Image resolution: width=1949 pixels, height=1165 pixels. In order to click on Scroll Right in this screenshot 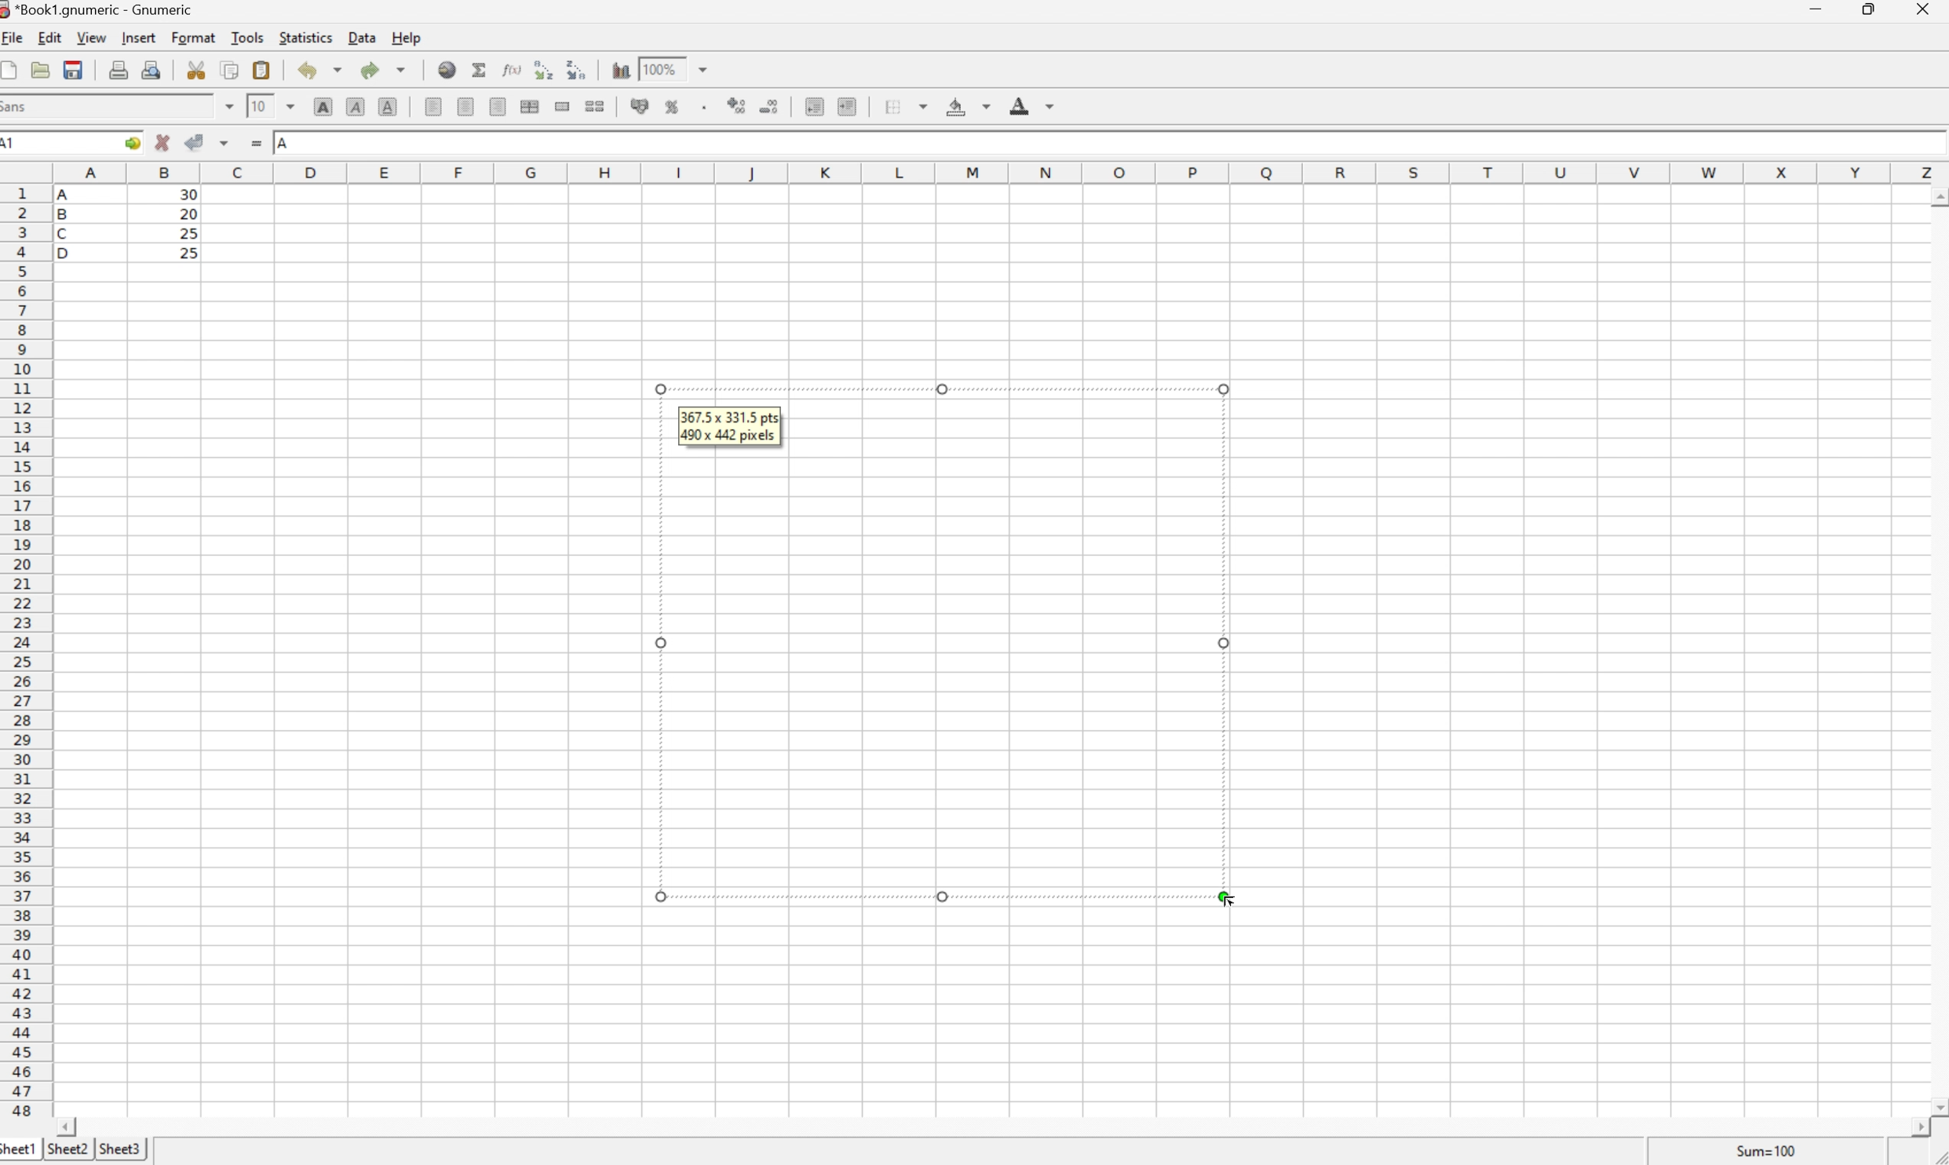, I will do `click(1914, 1127)`.